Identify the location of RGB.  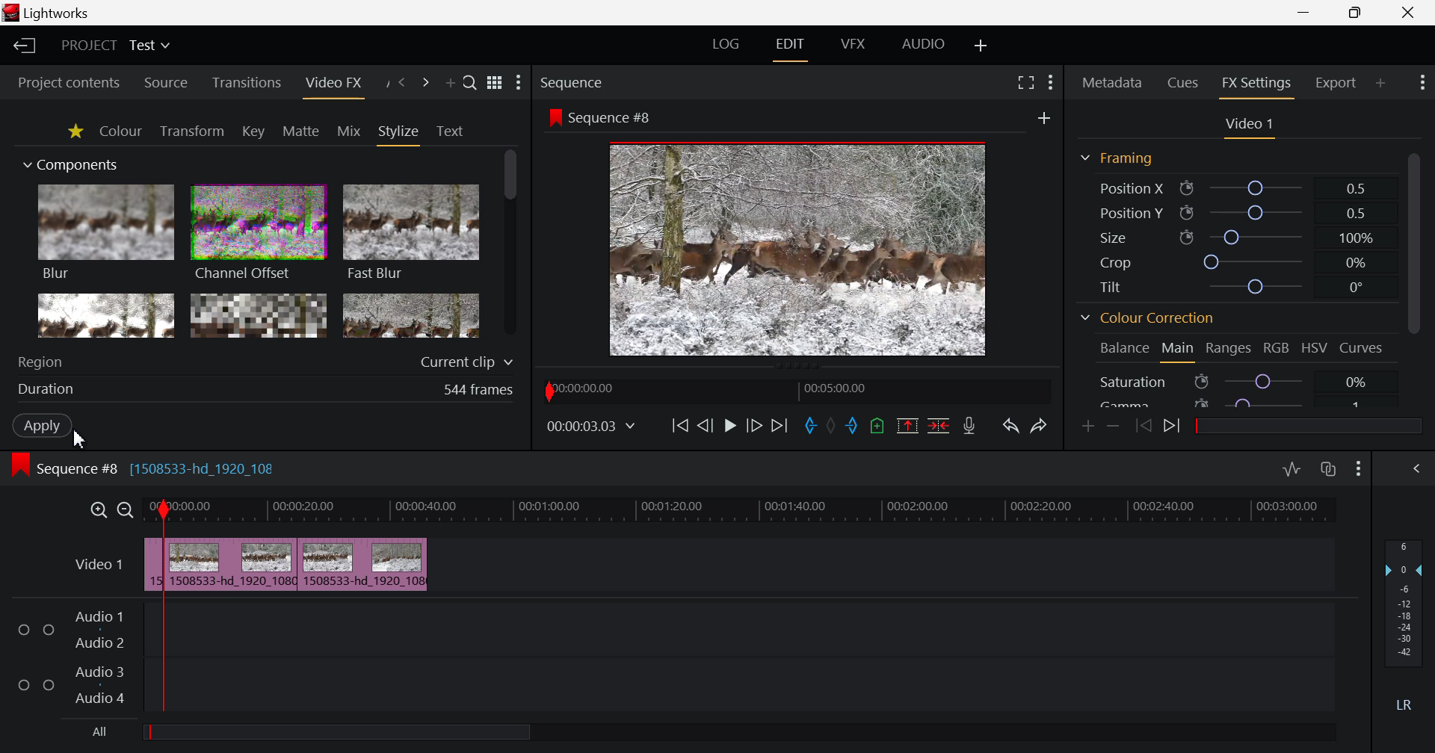
(1277, 347).